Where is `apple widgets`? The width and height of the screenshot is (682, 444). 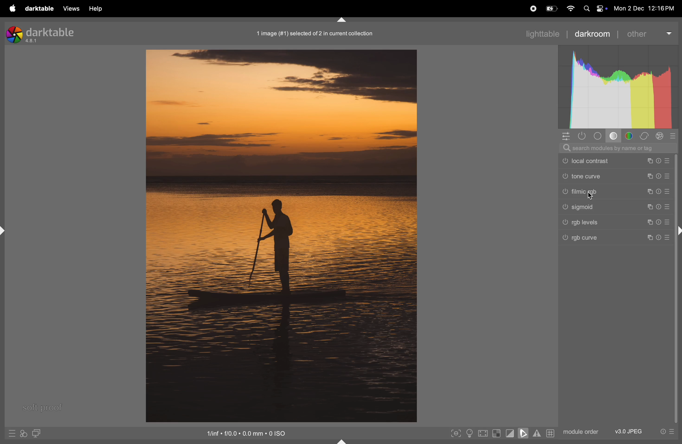 apple widgets is located at coordinates (593, 9).